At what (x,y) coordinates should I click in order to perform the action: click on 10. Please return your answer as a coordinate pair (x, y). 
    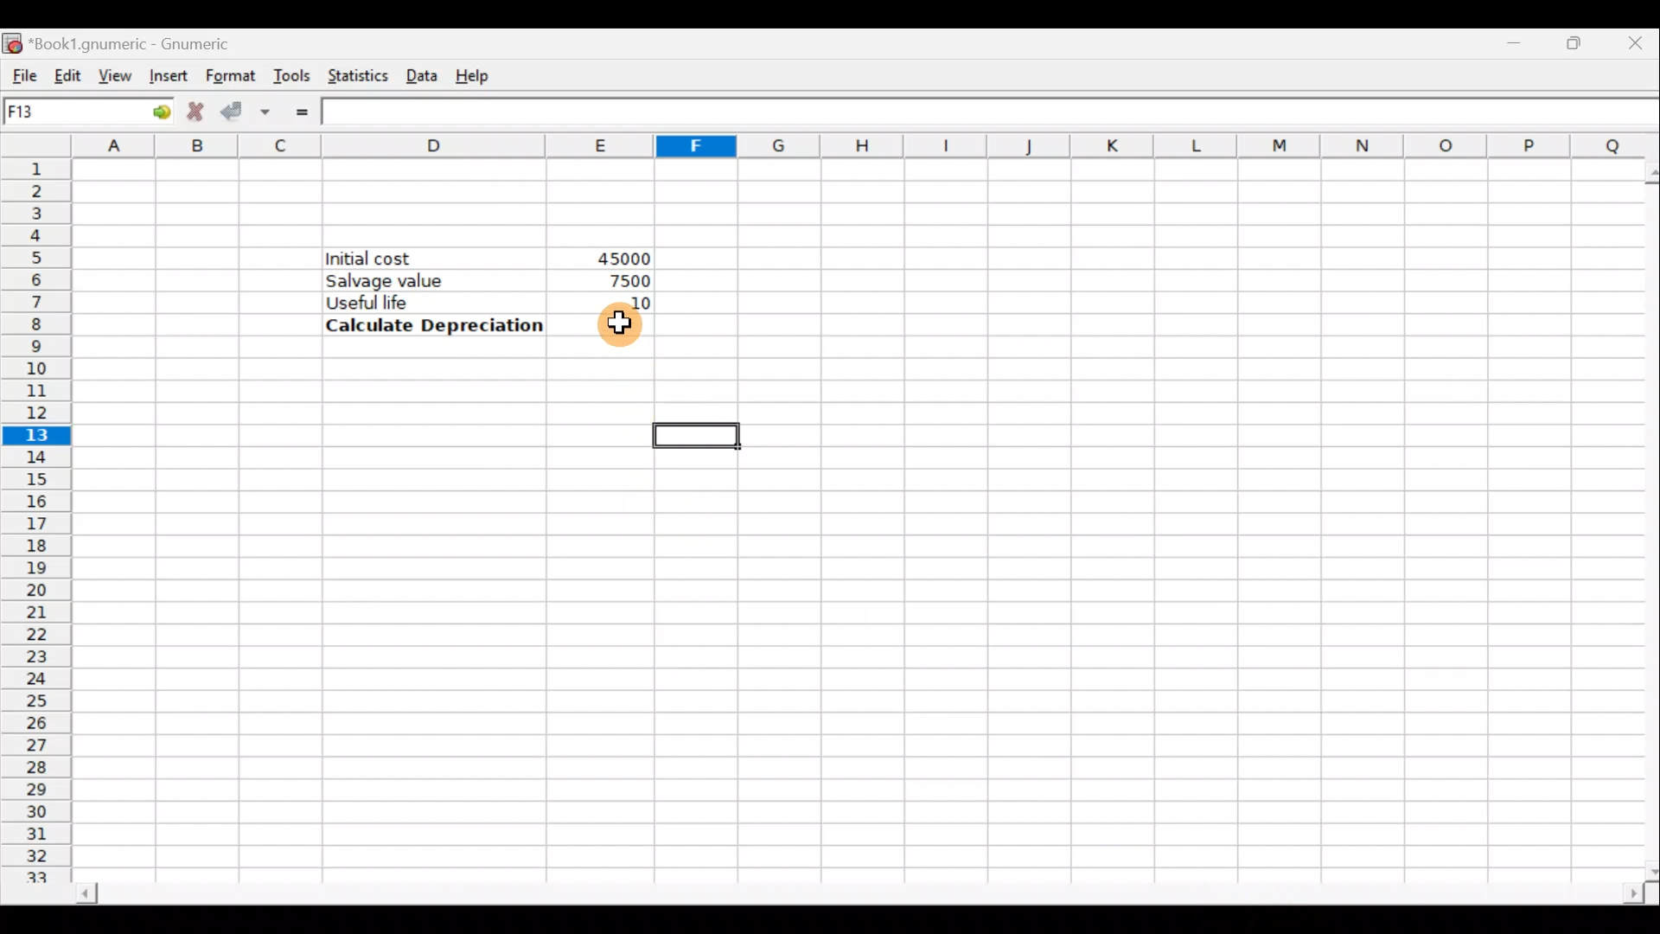
    Looking at the image, I should click on (635, 301).